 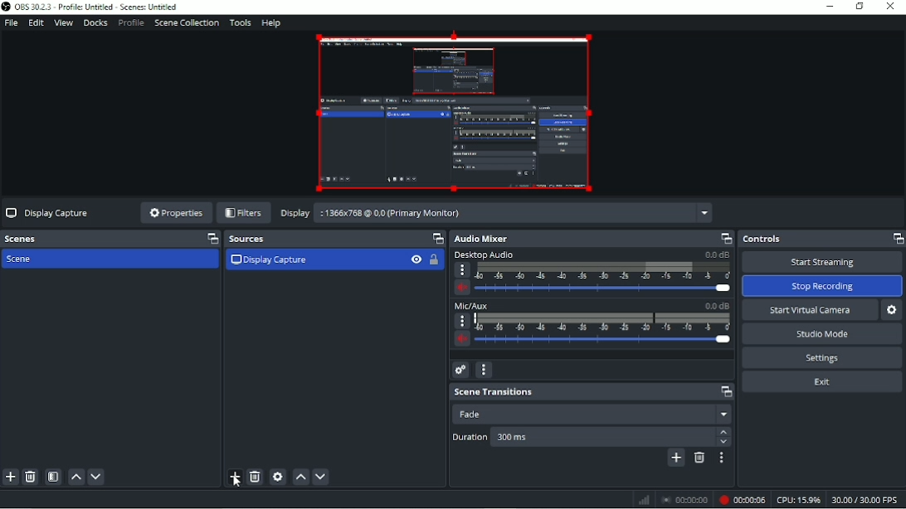 I want to click on Mic/AUX slider, so click(x=592, y=326).